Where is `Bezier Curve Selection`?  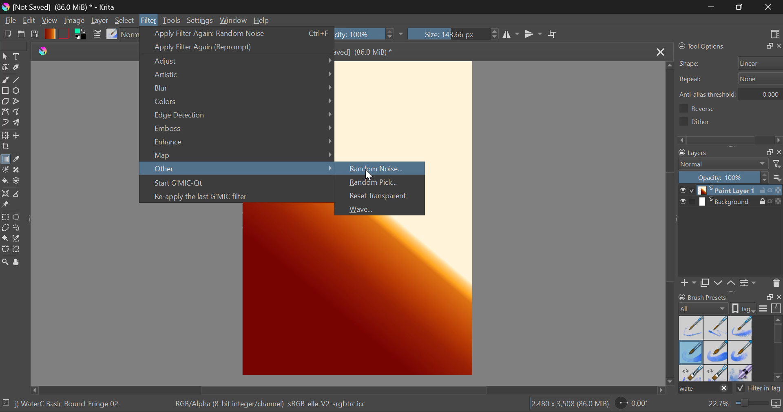
Bezier Curve Selection is located at coordinates (5, 250).